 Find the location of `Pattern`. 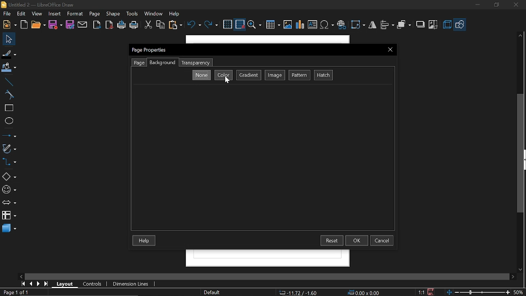

Pattern is located at coordinates (300, 76).